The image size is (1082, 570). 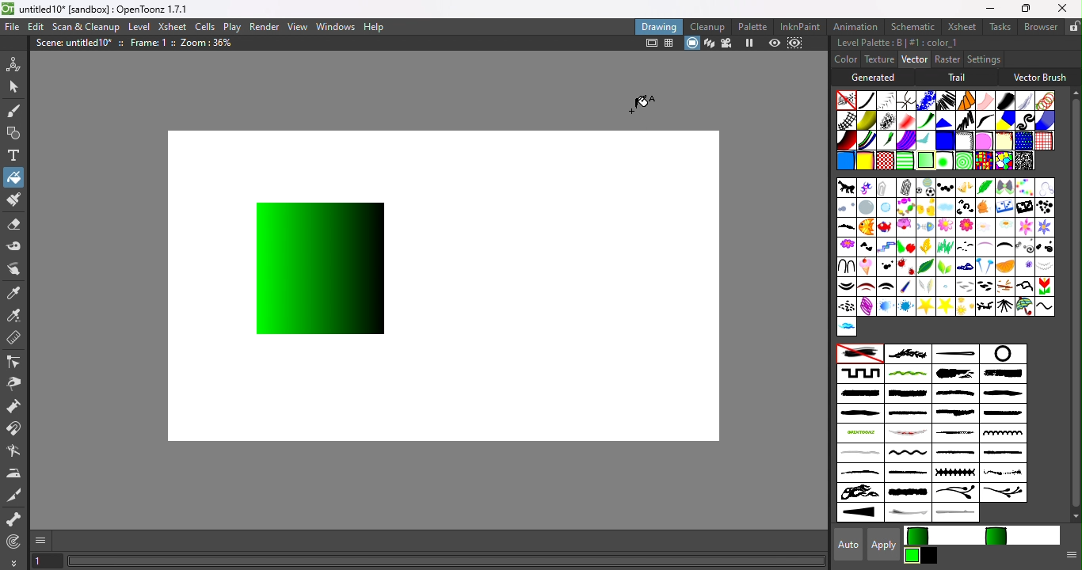 What do you see at coordinates (17, 110) in the screenshot?
I see `Brush tool` at bounding box center [17, 110].